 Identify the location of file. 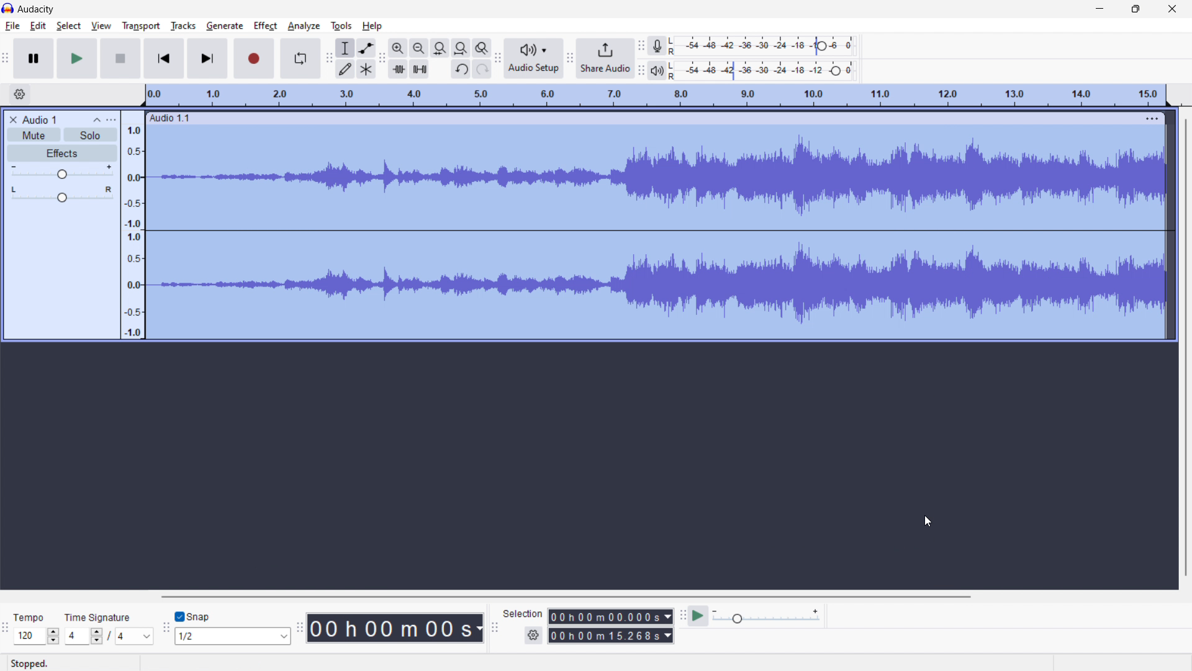
(13, 26).